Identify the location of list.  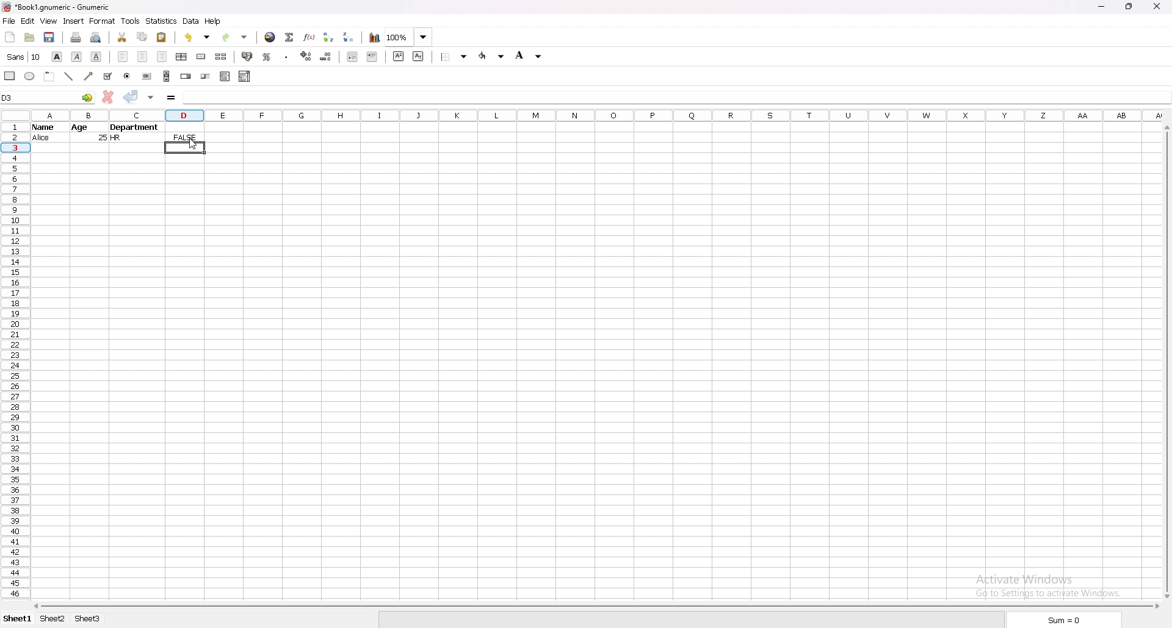
(225, 76).